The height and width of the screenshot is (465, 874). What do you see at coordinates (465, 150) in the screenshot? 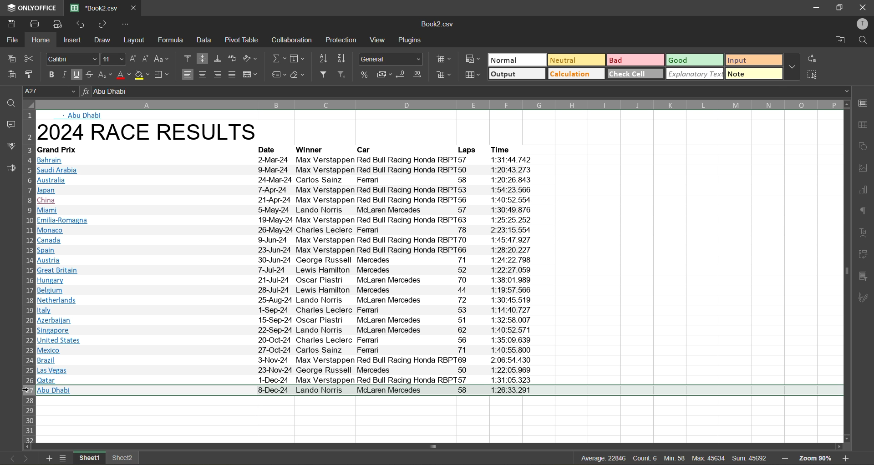
I see `text info` at bounding box center [465, 150].